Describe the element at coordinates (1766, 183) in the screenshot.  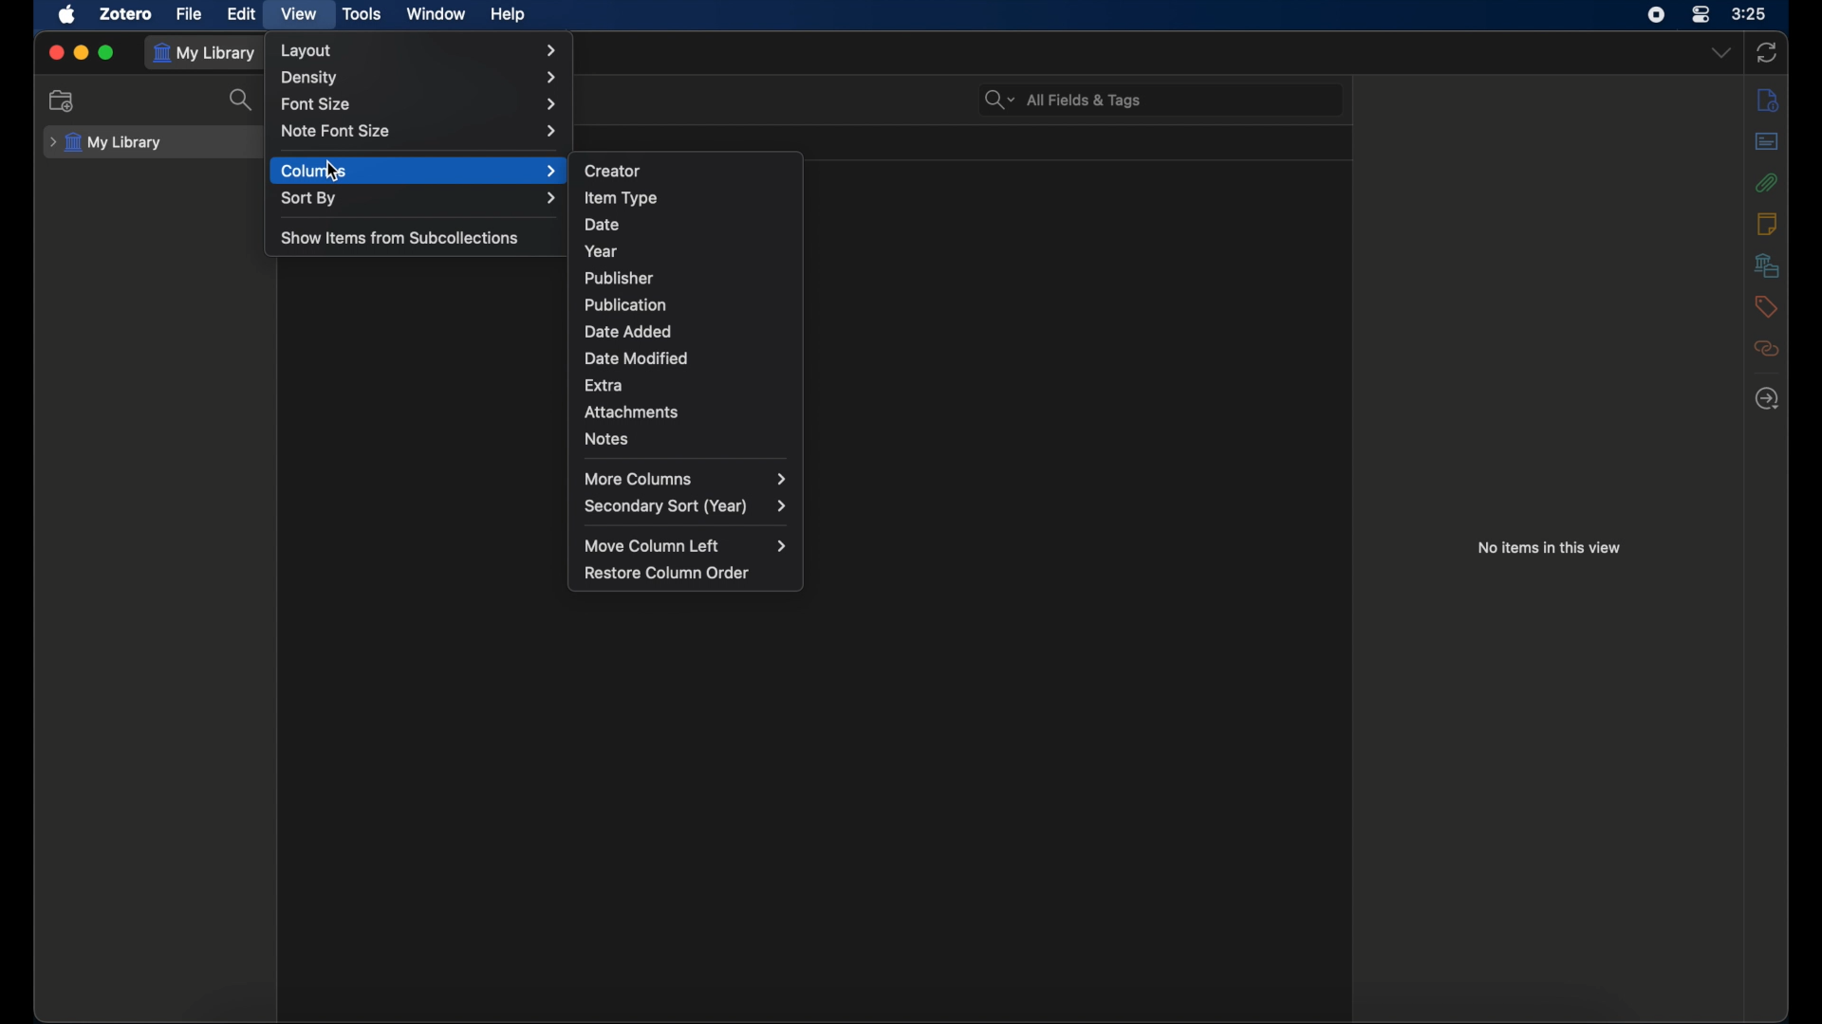
I see `attachments` at that location.